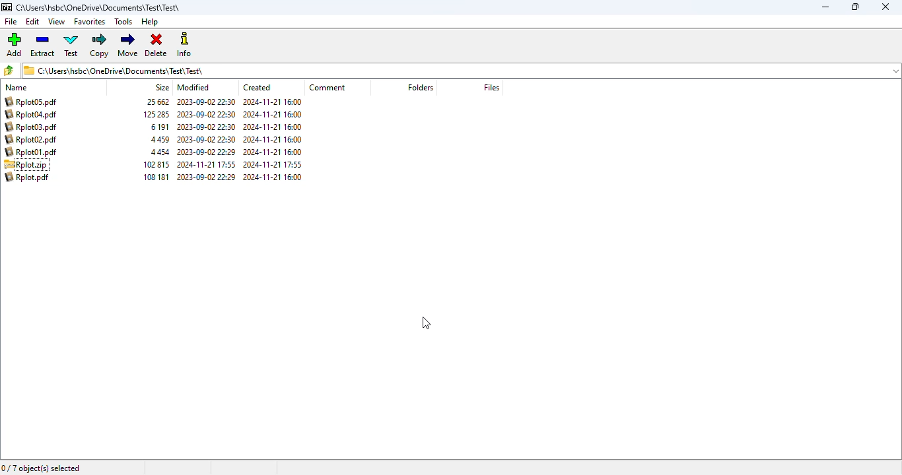  Describe the element at coordinates (71, 45) in the screenshot. I see `test` at that location.